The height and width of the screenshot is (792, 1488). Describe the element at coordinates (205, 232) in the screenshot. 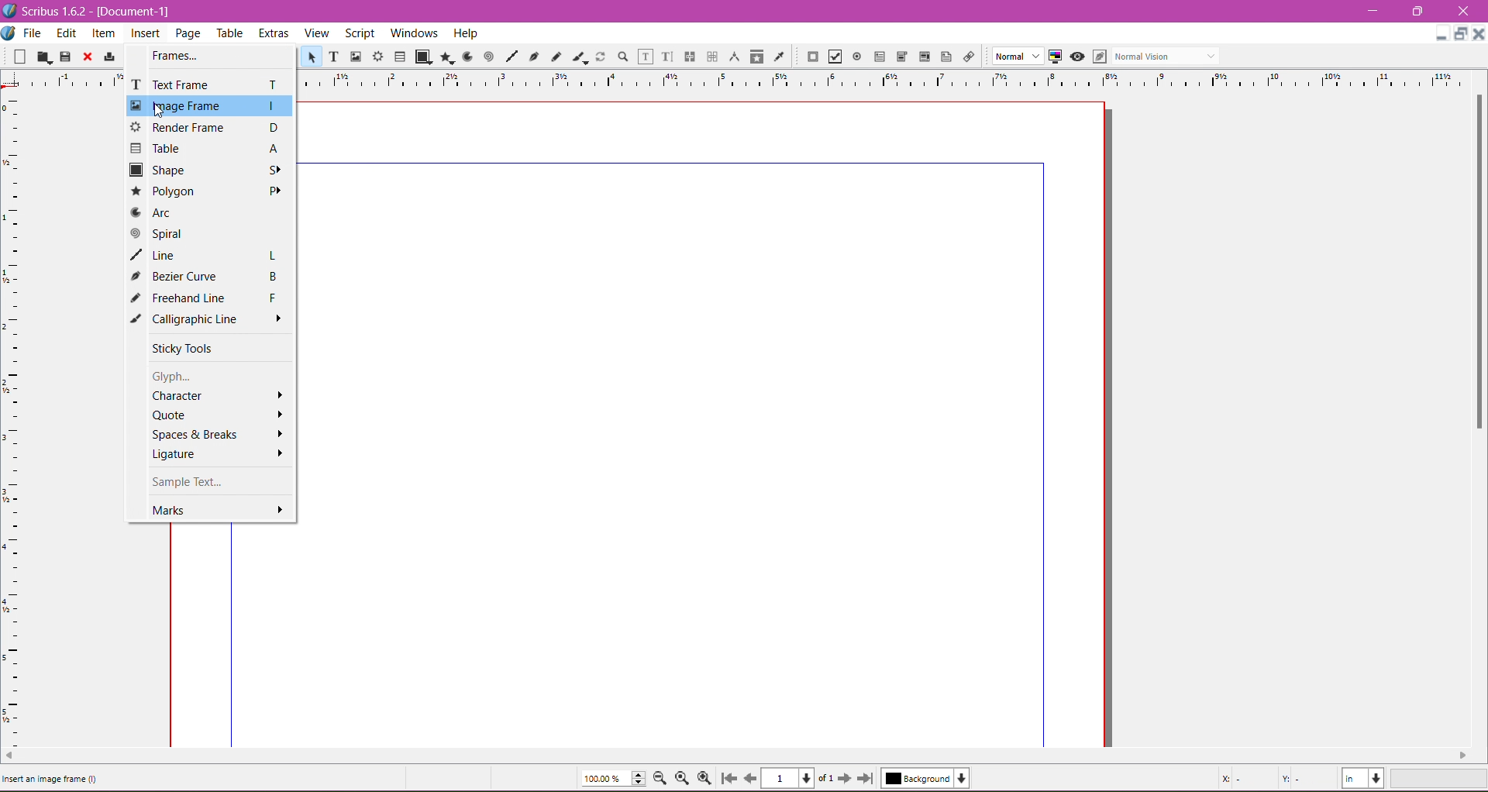

I see `Spiral` at that location.